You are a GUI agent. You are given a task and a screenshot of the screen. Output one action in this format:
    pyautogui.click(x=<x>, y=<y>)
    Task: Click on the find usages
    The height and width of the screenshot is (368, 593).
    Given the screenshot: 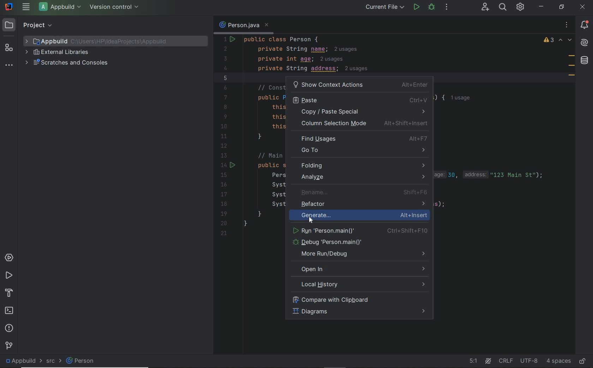 What is the action you would take?
    pyautogui.click(x=361, y=139)
    